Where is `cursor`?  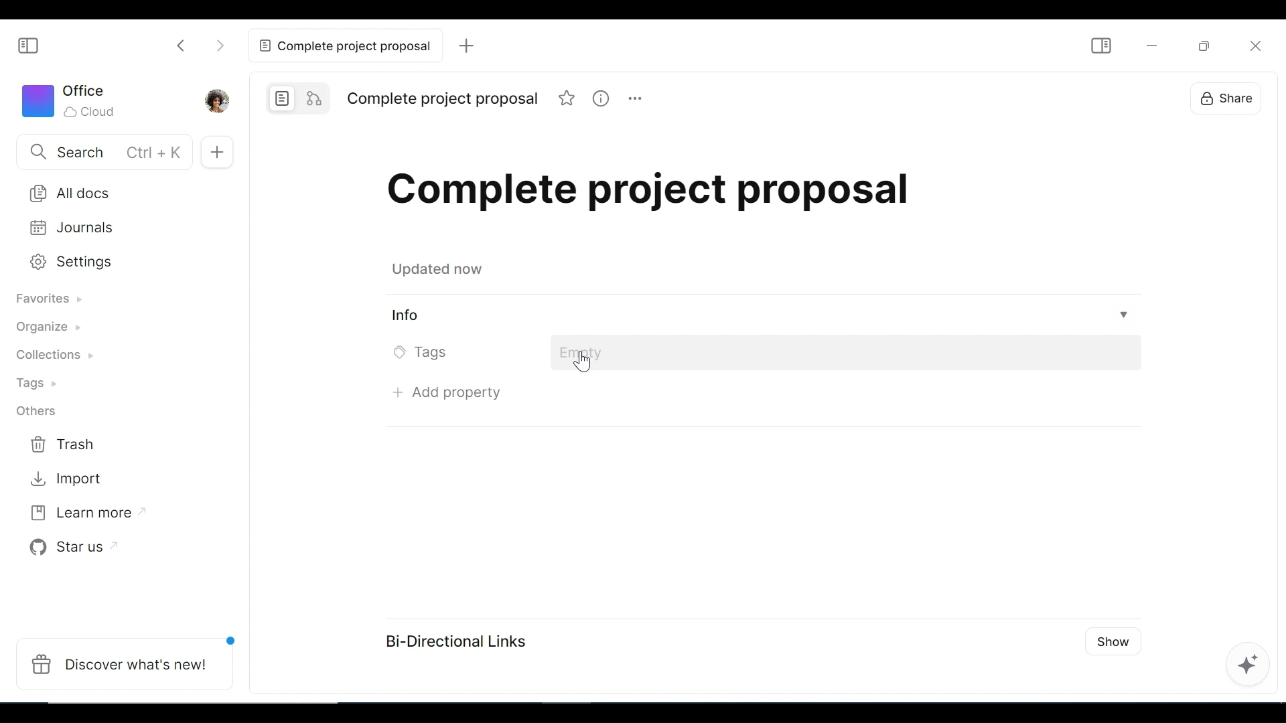
cursor is located at coordinates (581, 364).